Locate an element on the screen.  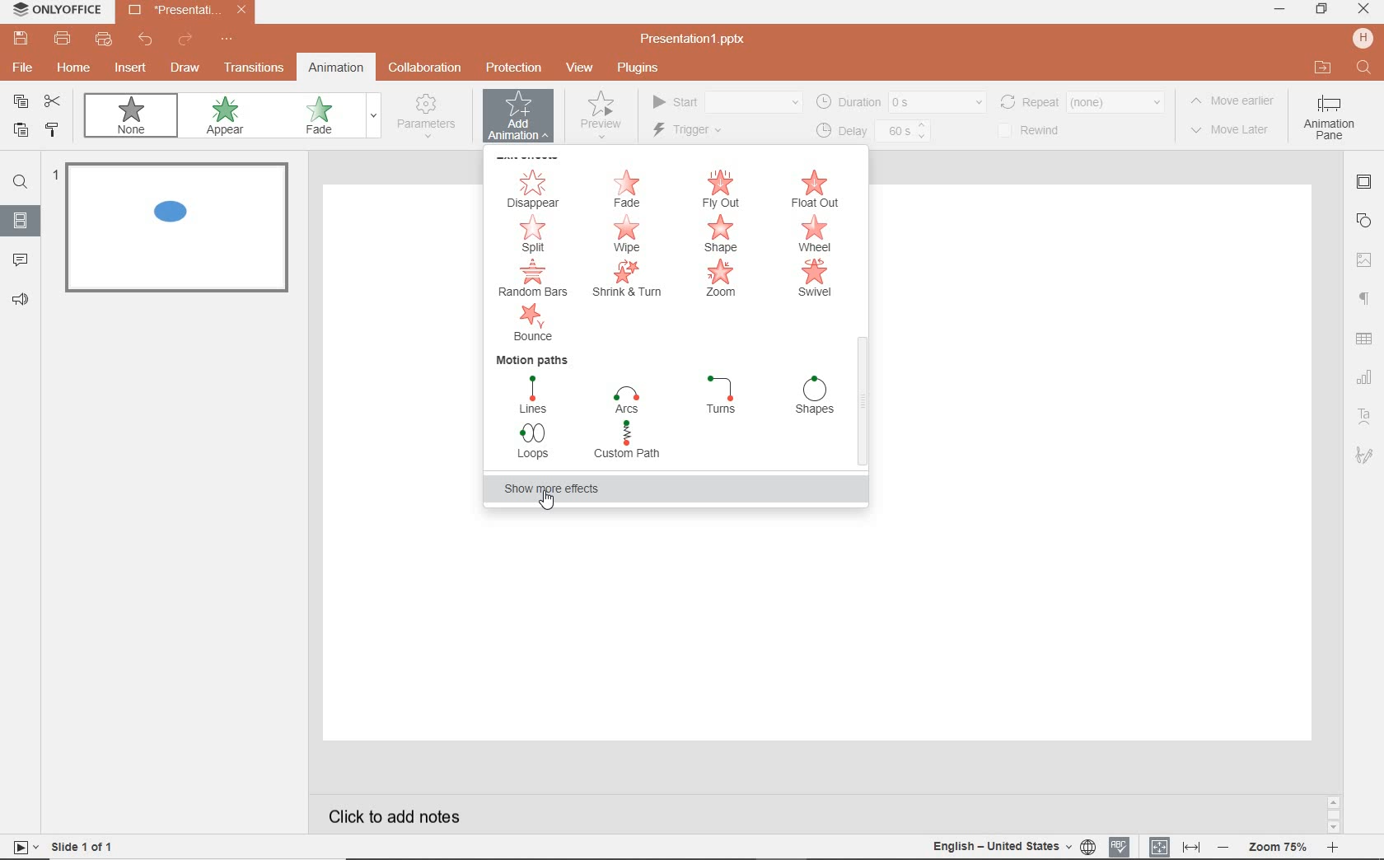
redo is located at coordinates (185, 40).